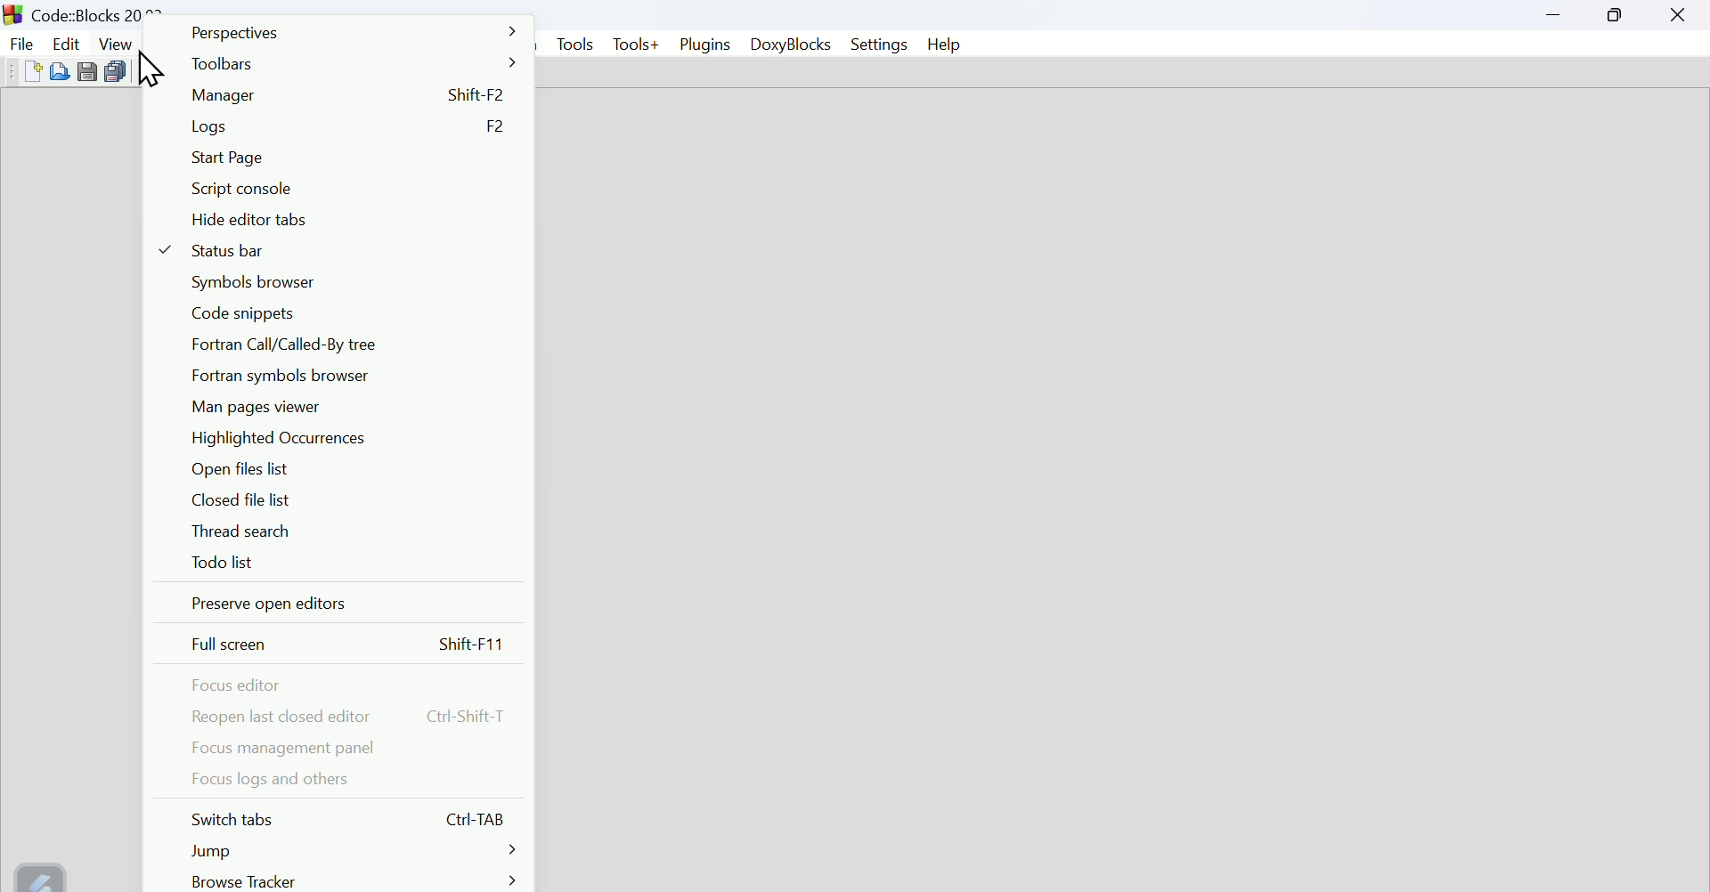  I want to click on Logs, so click(359, 126).